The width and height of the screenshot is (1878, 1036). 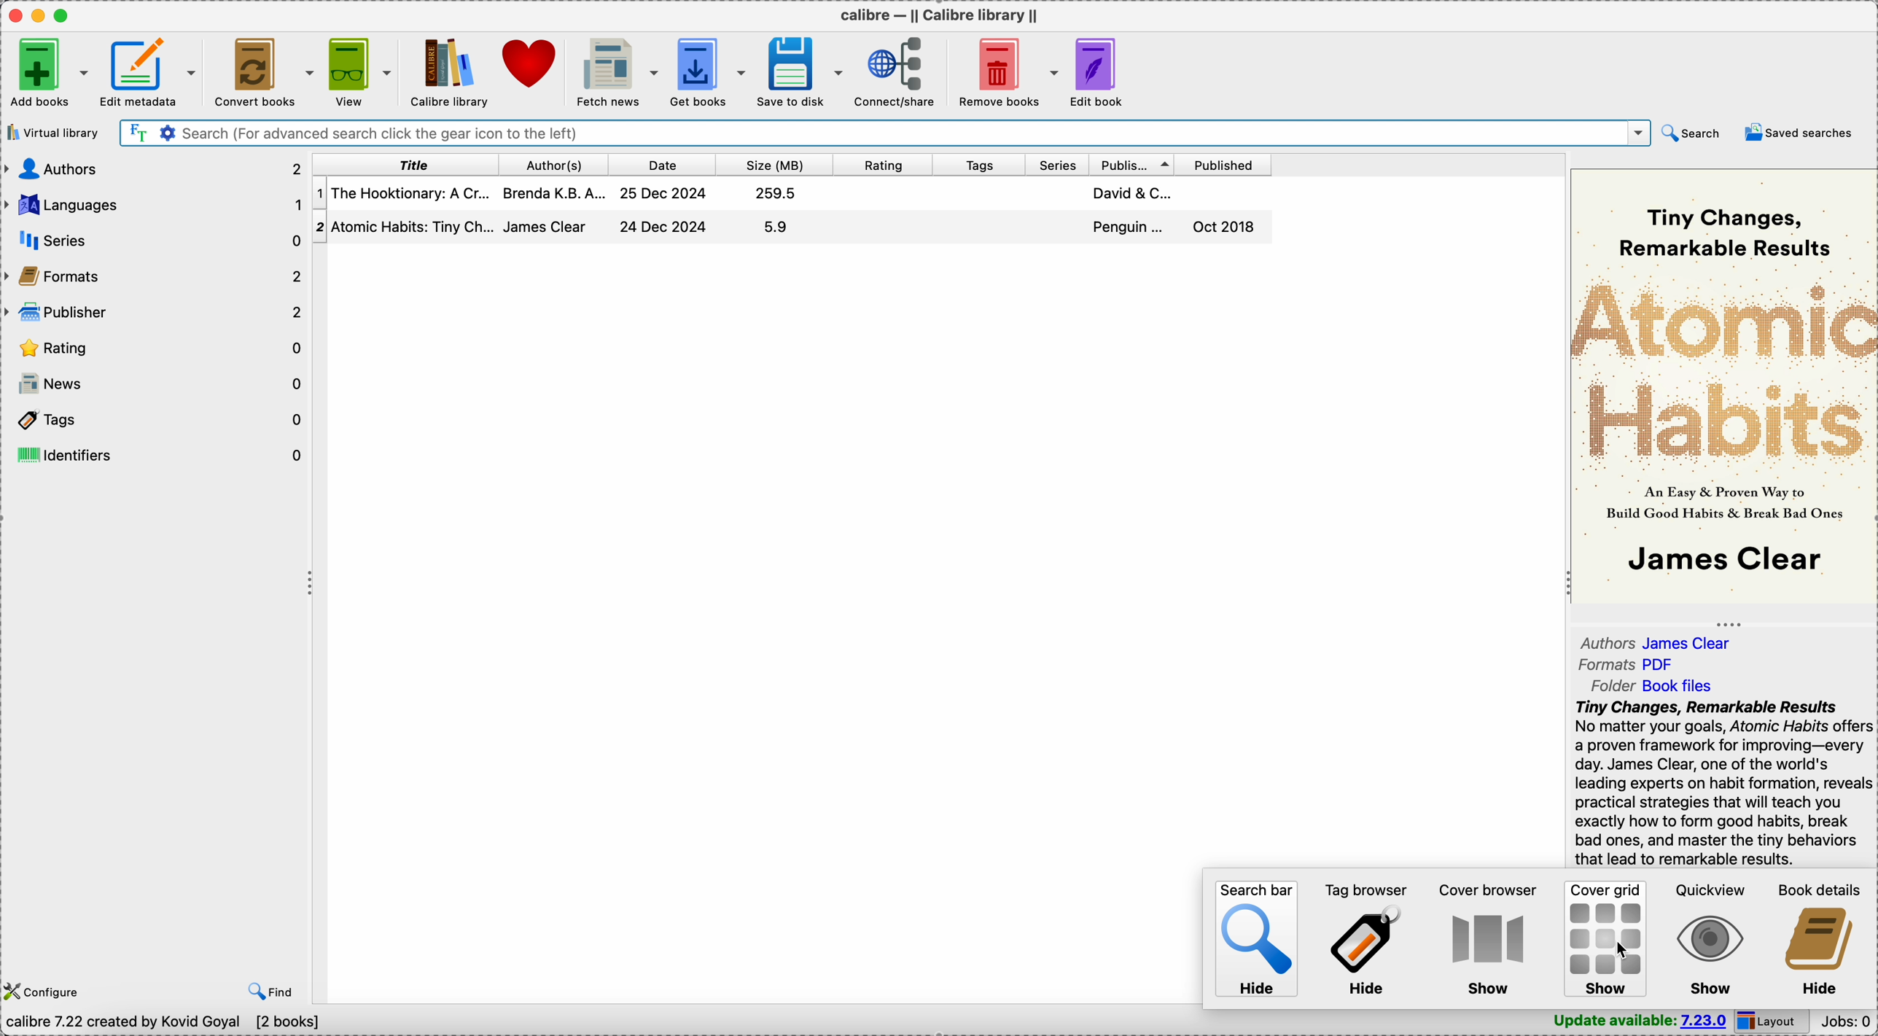 I want to click on cursor, so click(x=1623, y=948).